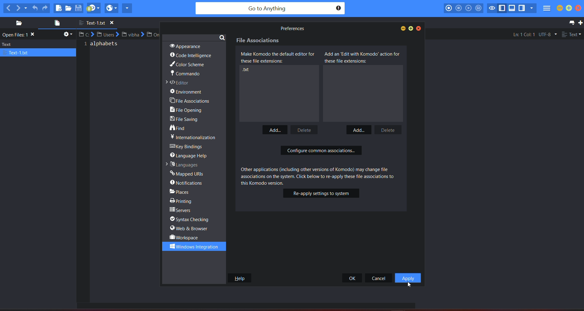 The image size is (584, 311). What do you see at coordinates (560, 8) in the screenshot?
I see `minimize` at bounding box center [560, 8].